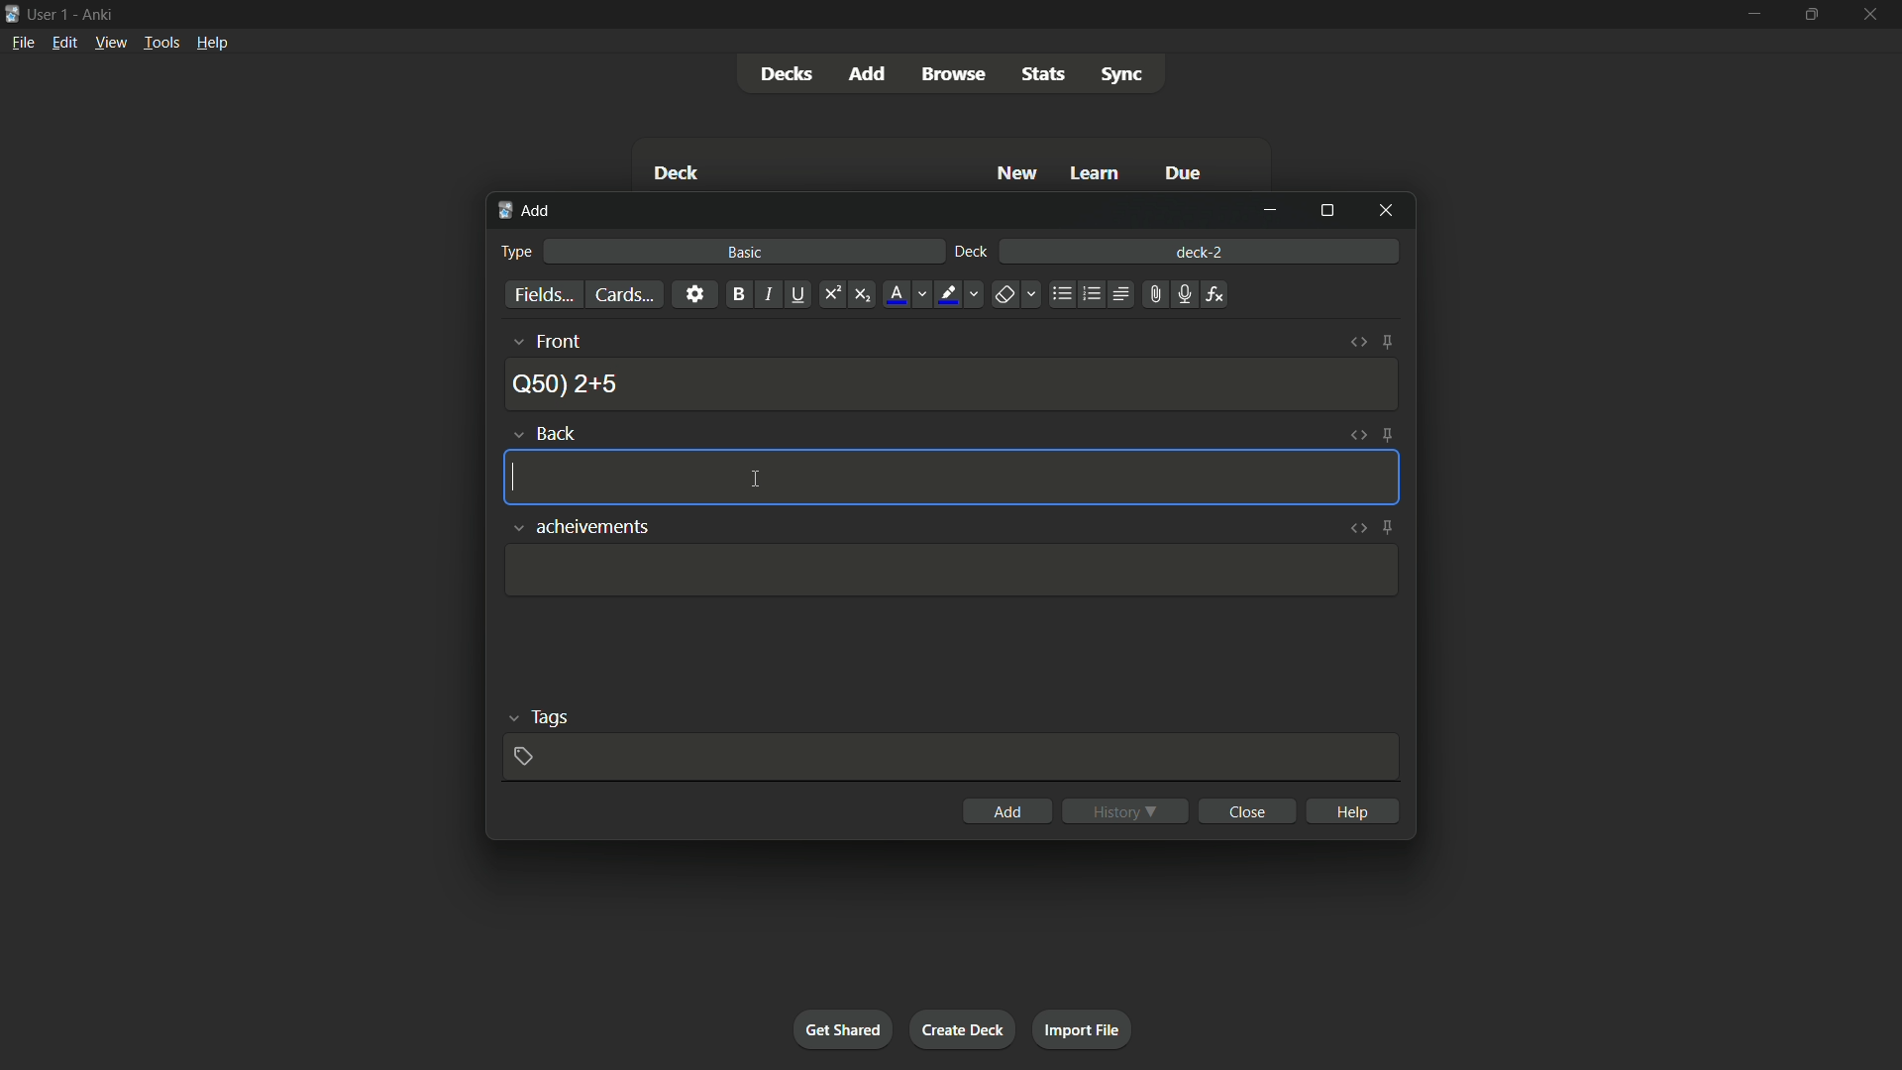 The image size is (1902, 1070). What do you see at coordinates (545, 341) in the screenshot?
I see `front` at bounding box center [545, 341].